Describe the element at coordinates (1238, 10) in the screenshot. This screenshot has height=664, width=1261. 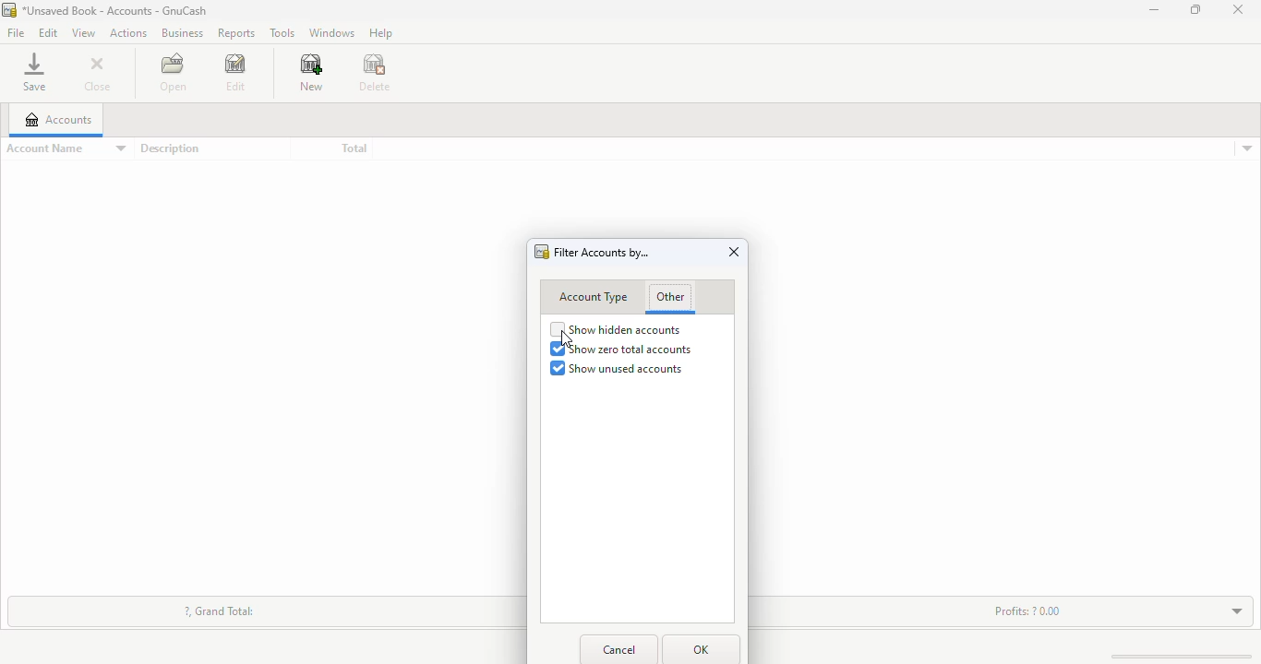
I see `close` at that location.